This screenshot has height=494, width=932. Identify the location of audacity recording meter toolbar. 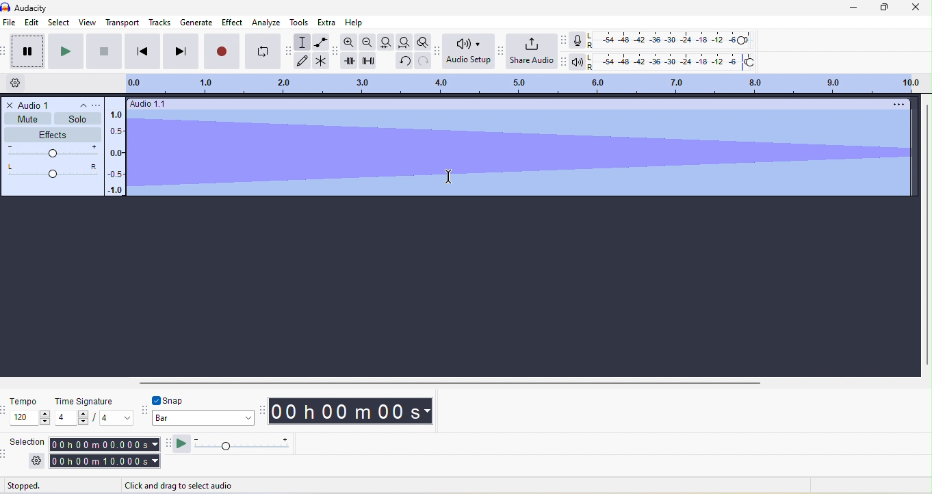
(566, 40).